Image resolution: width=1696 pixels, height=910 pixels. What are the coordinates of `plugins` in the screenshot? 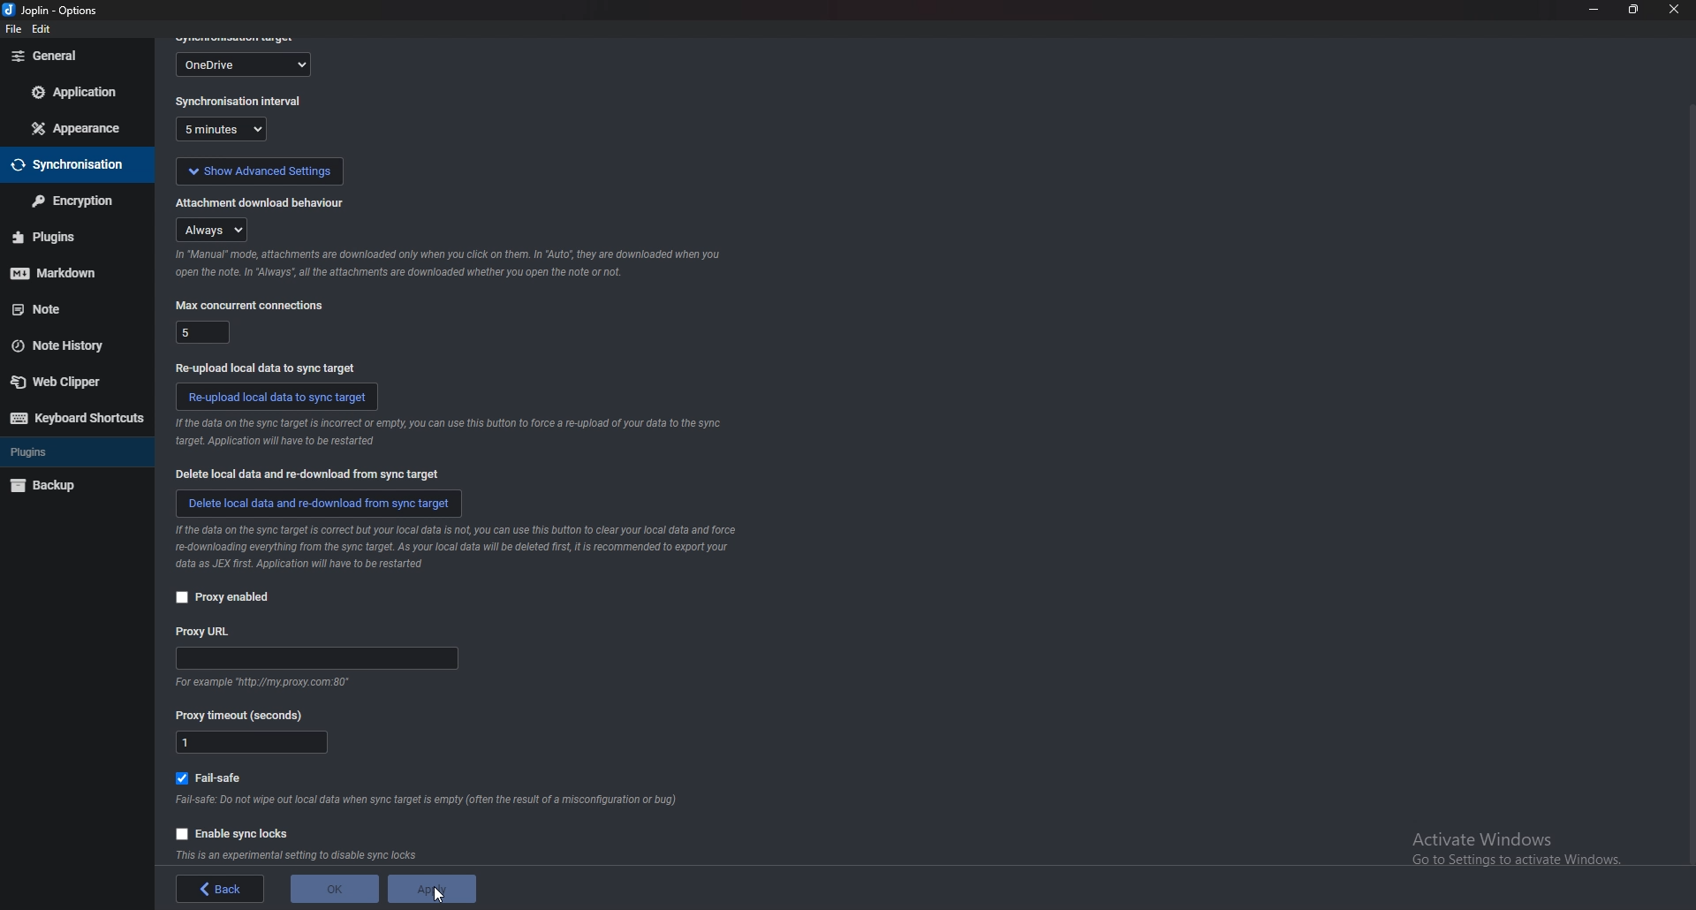 It's located at (63, 237).